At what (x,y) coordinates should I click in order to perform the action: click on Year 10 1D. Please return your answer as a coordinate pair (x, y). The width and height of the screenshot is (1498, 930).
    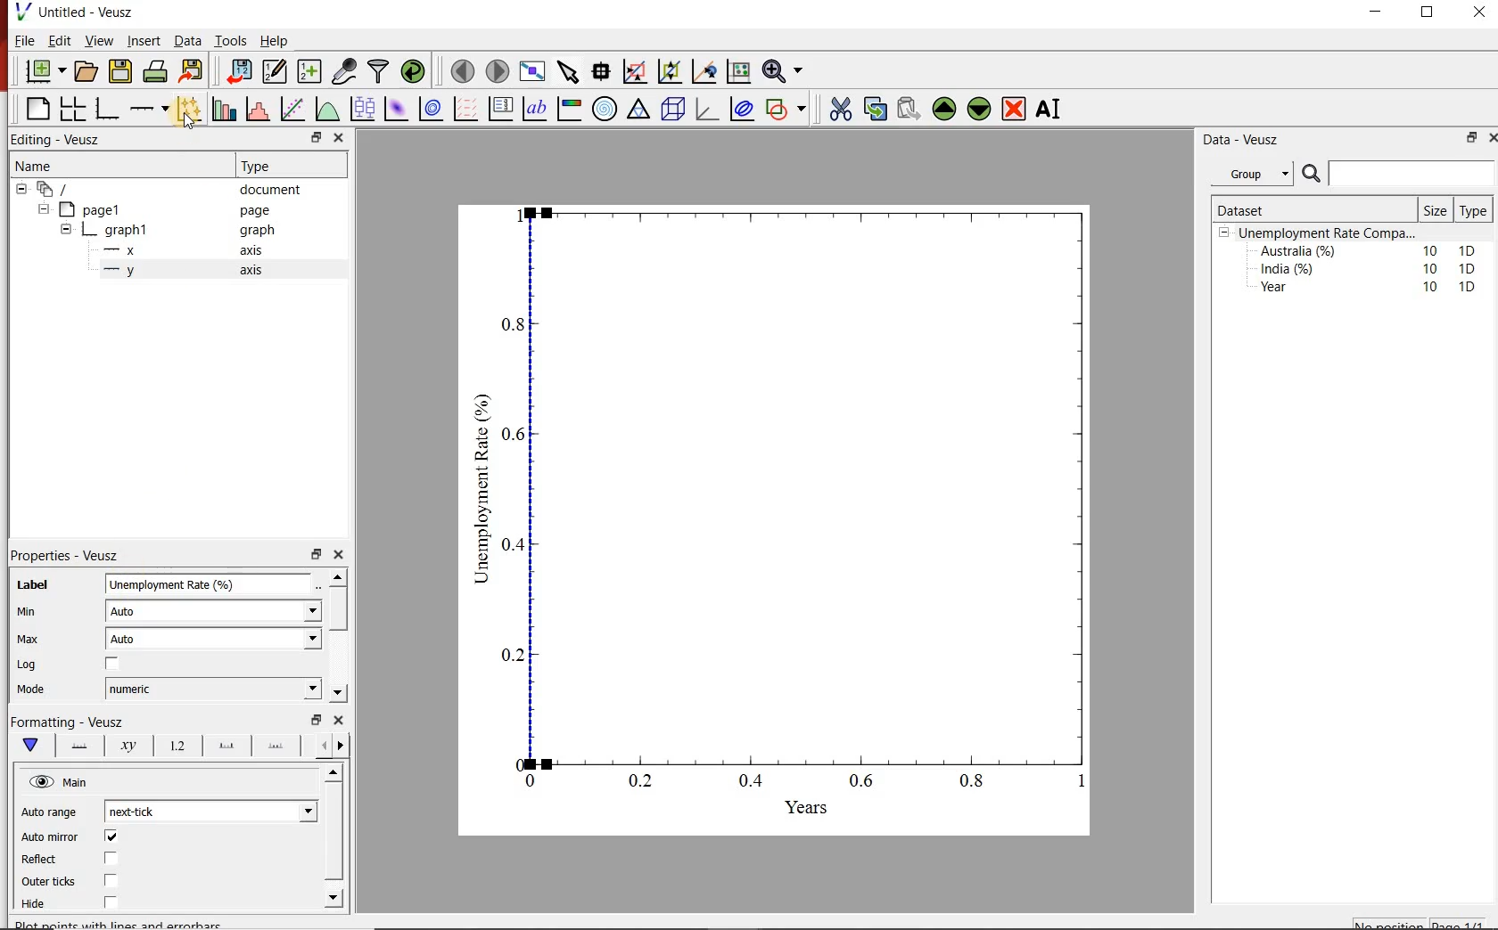
    Looking at the image, I should click on (1373, 289).